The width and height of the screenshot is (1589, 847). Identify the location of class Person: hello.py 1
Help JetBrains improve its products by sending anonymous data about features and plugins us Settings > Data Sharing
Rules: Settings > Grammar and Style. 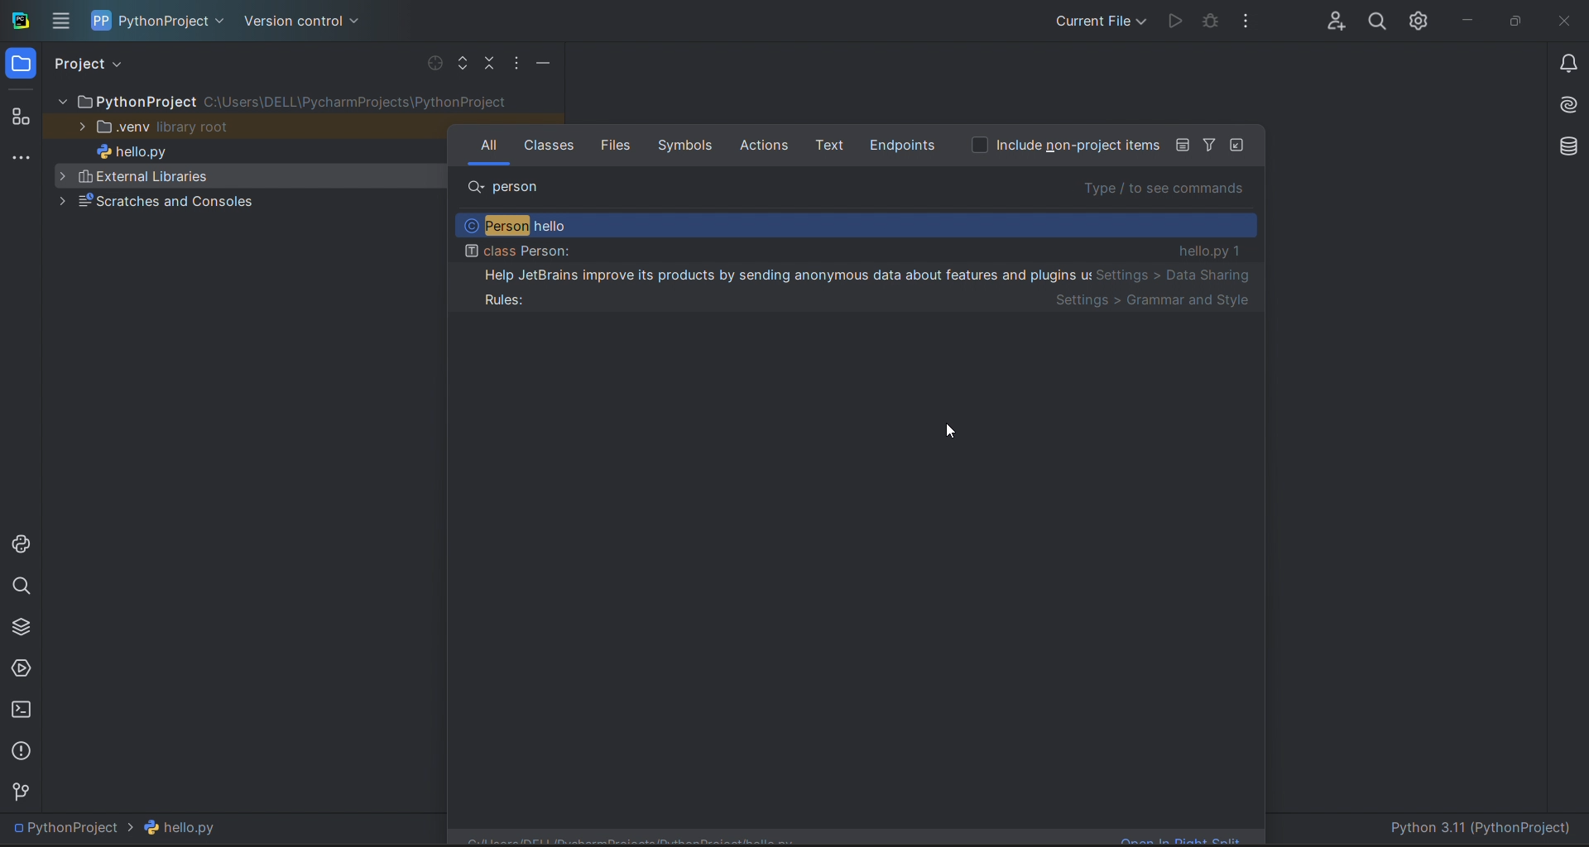
(855, 280).